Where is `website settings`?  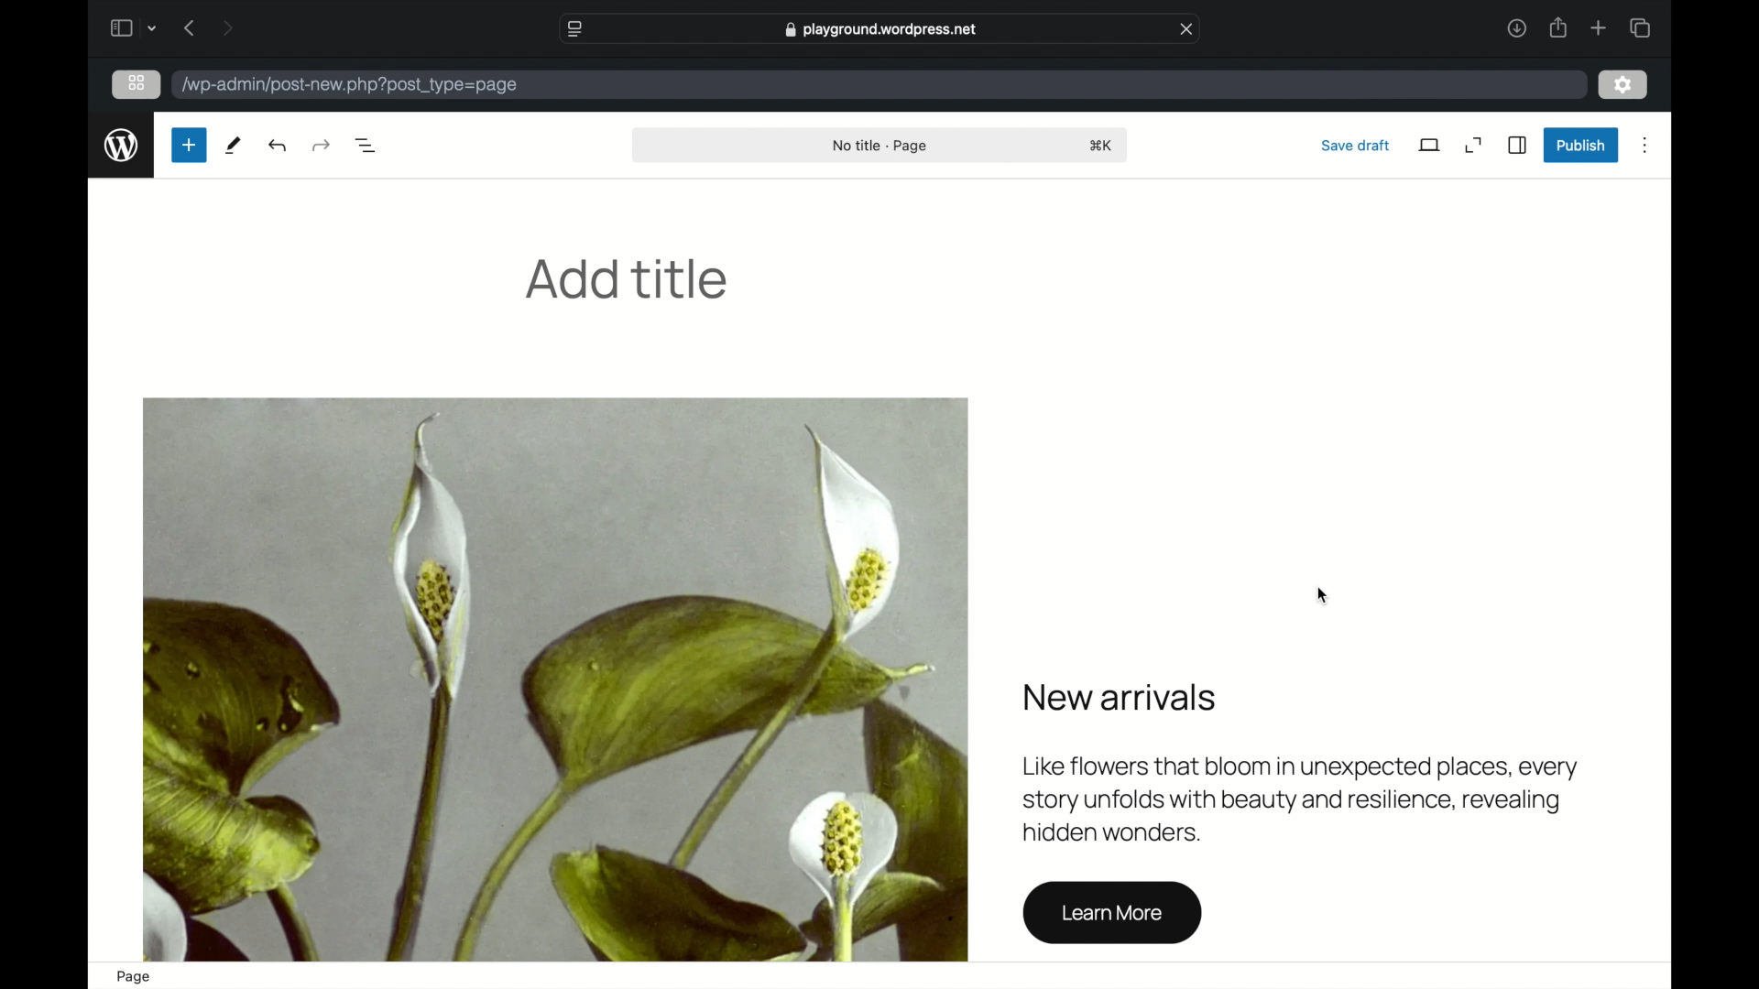
website settings is located at coordinates (574, 27).